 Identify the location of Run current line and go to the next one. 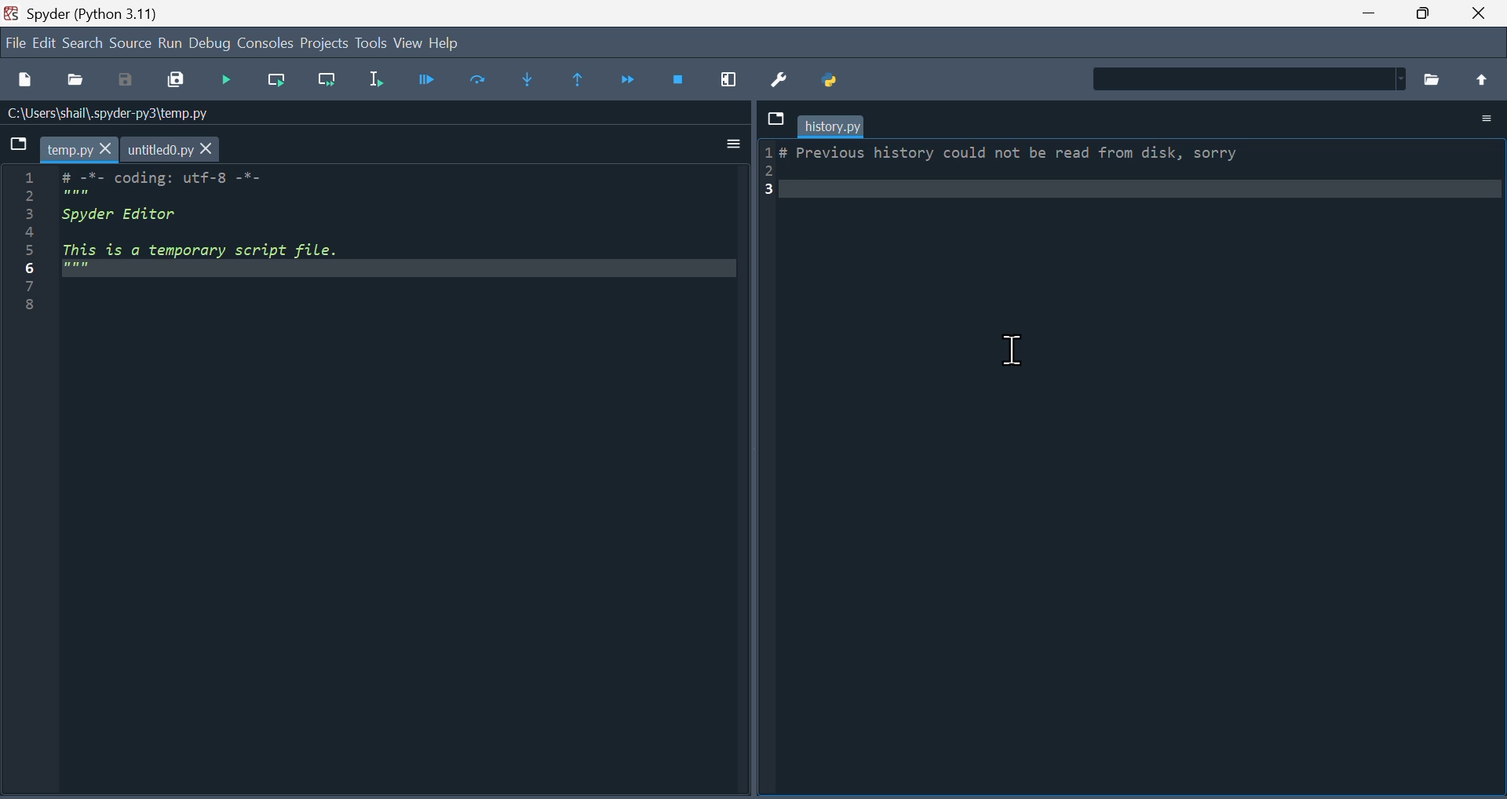
(327, 83).